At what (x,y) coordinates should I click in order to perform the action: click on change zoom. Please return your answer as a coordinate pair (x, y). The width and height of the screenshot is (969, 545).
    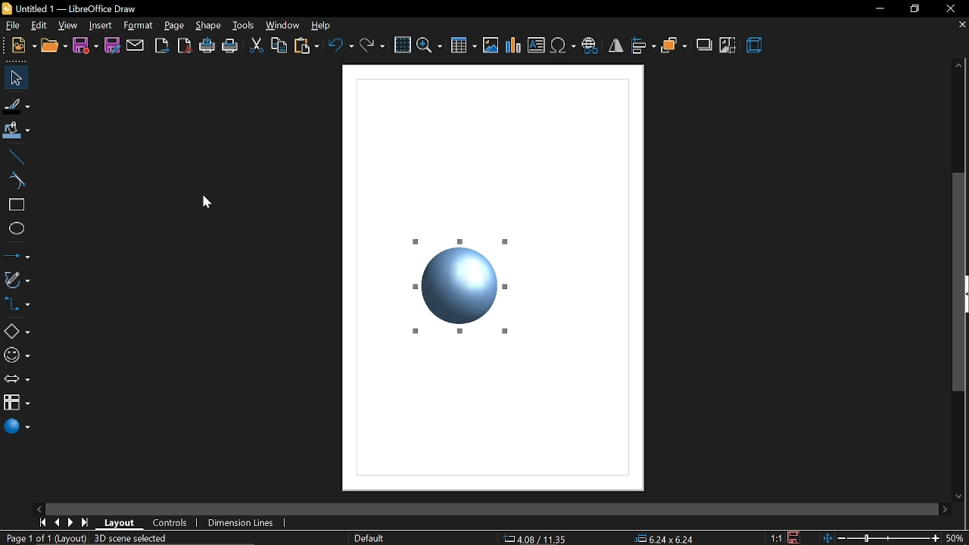
    Looking at the image, I should click on (881, 539).